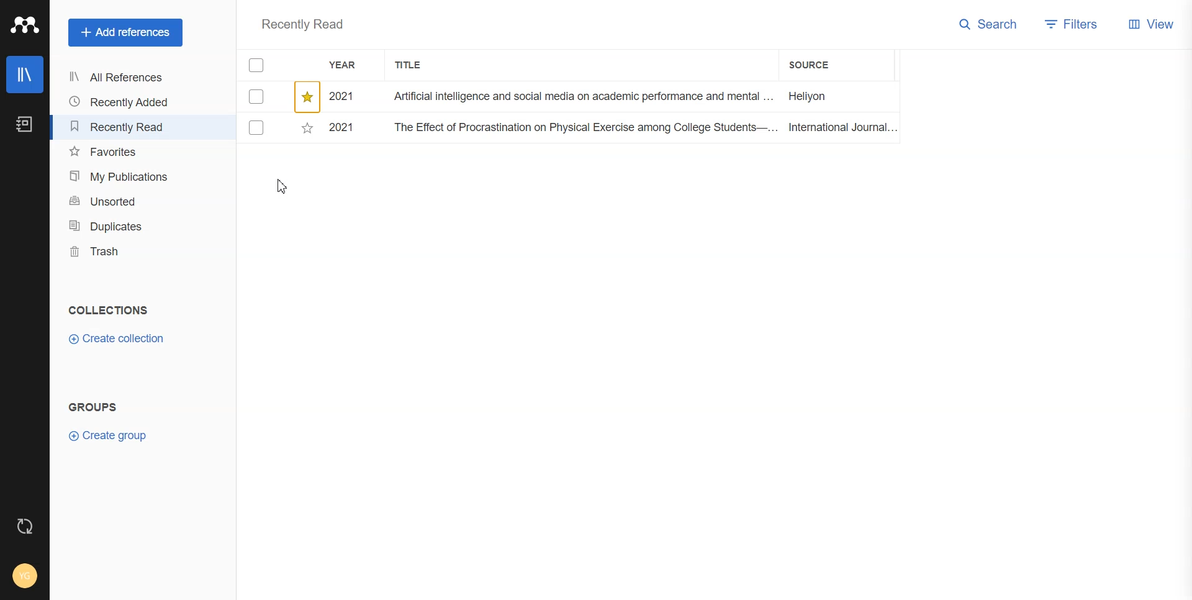 Image resolution: width=1192 pixels, height=600 pixels. I want to click on Filters, so click(1072, 25).